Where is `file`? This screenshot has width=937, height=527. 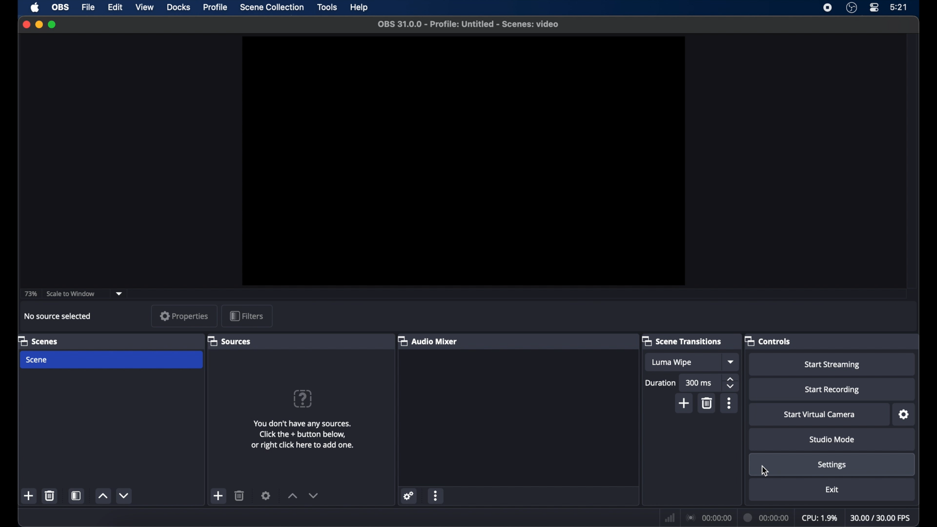 file is located at coordinates (89, 7).